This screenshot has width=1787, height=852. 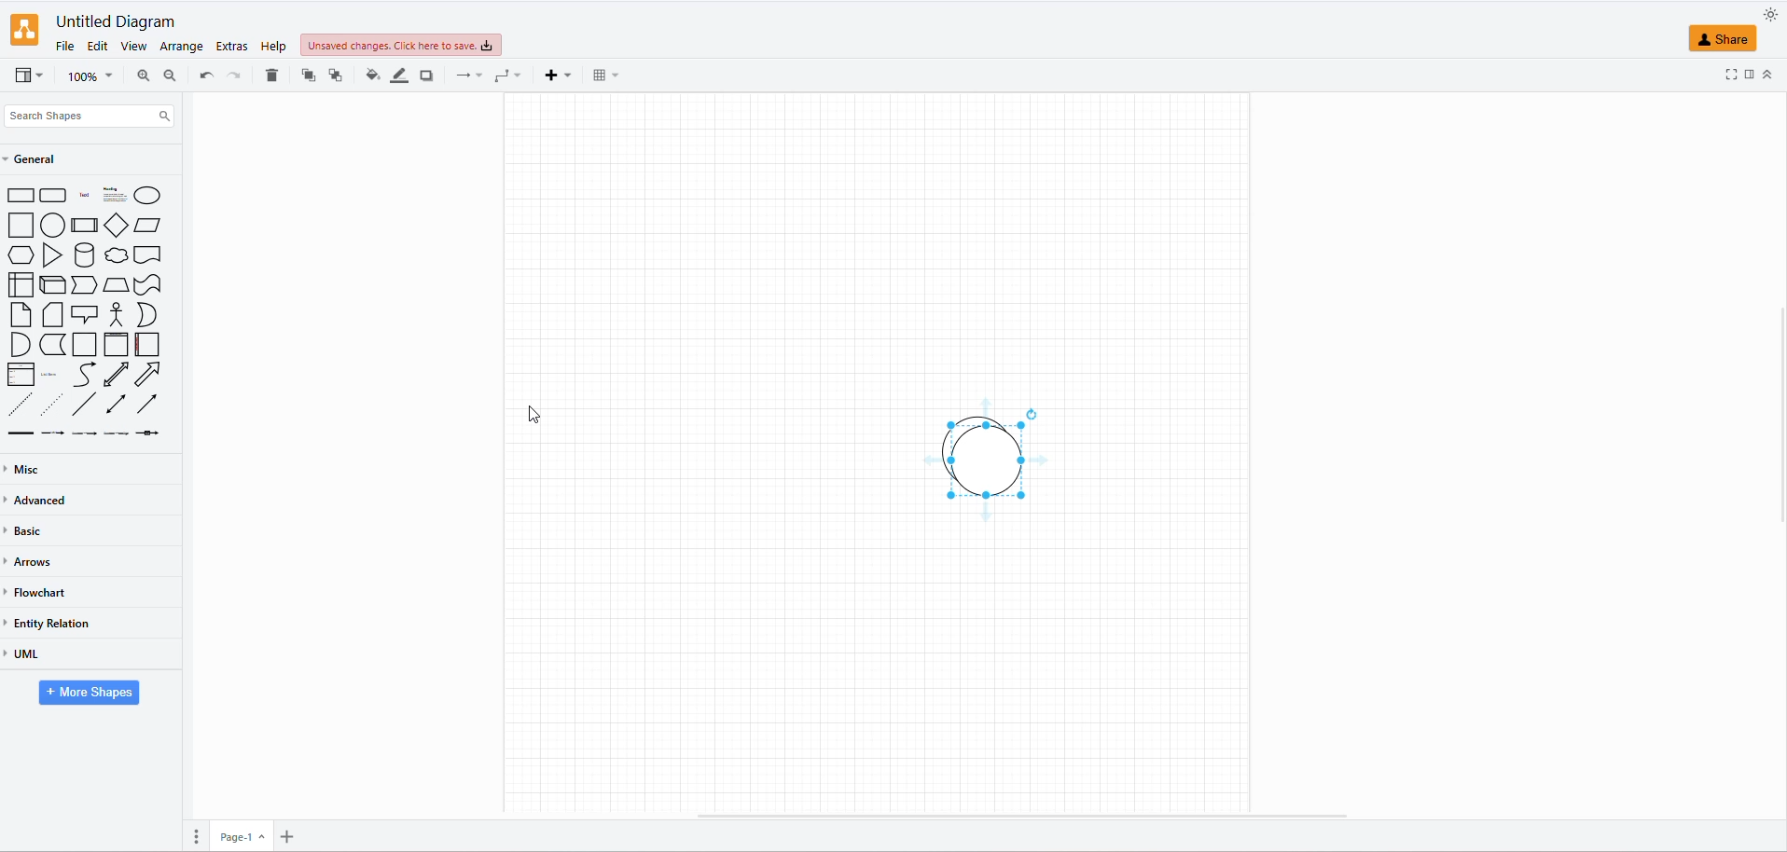 I want to click on PROCESS, so click(x=85, y=226).